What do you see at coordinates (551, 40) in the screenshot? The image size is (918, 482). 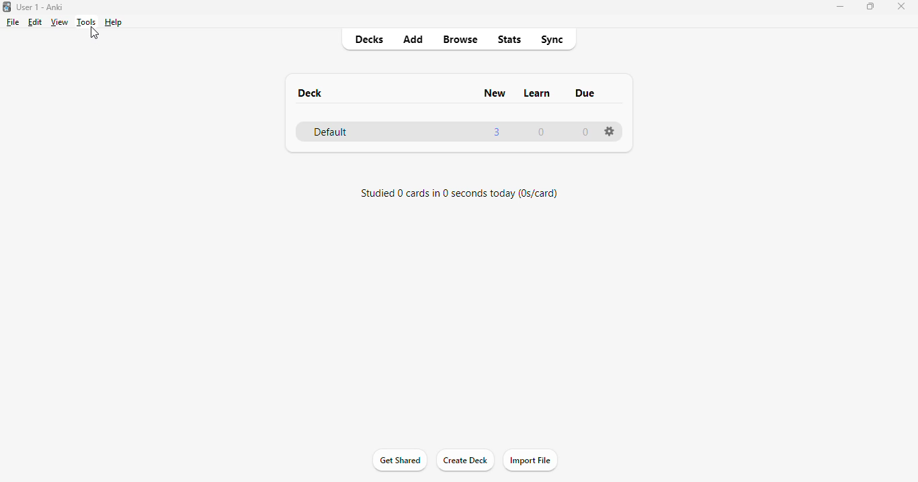 I see `sync` at bounding box center [551, 40].